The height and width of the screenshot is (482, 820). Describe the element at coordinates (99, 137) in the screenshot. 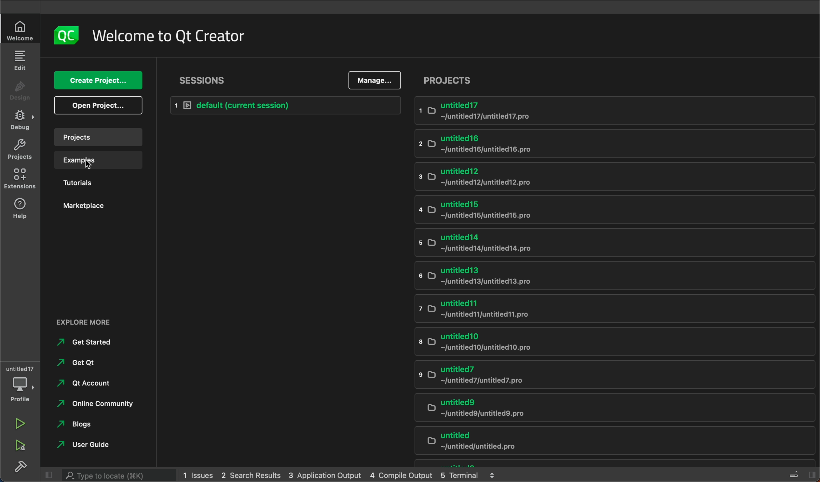

I see `projects` at that location.